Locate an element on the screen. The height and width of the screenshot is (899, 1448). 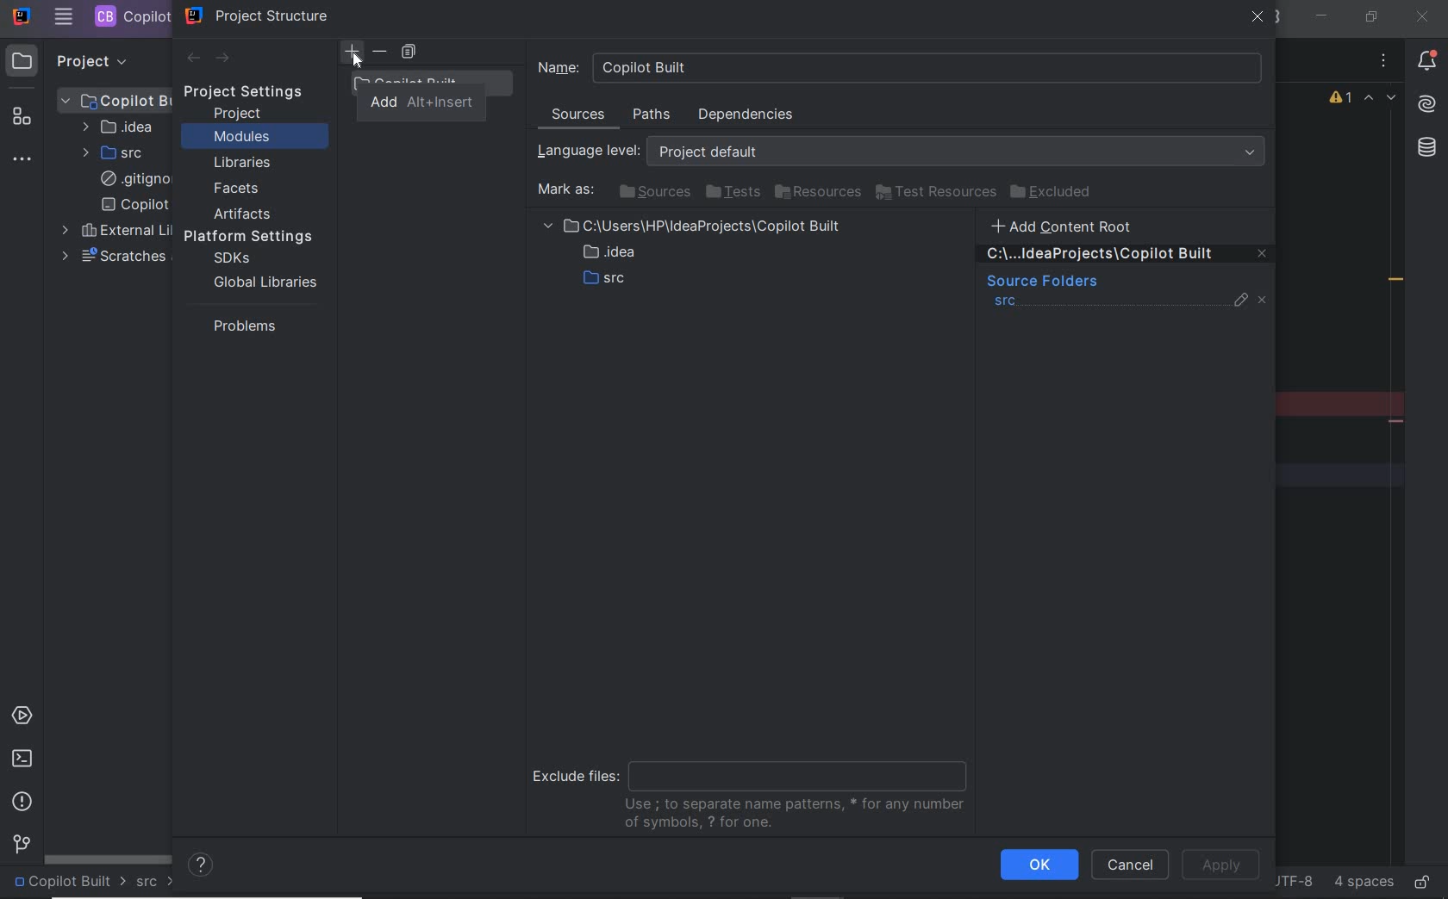
Language Level is located at coordinates (905, 152).